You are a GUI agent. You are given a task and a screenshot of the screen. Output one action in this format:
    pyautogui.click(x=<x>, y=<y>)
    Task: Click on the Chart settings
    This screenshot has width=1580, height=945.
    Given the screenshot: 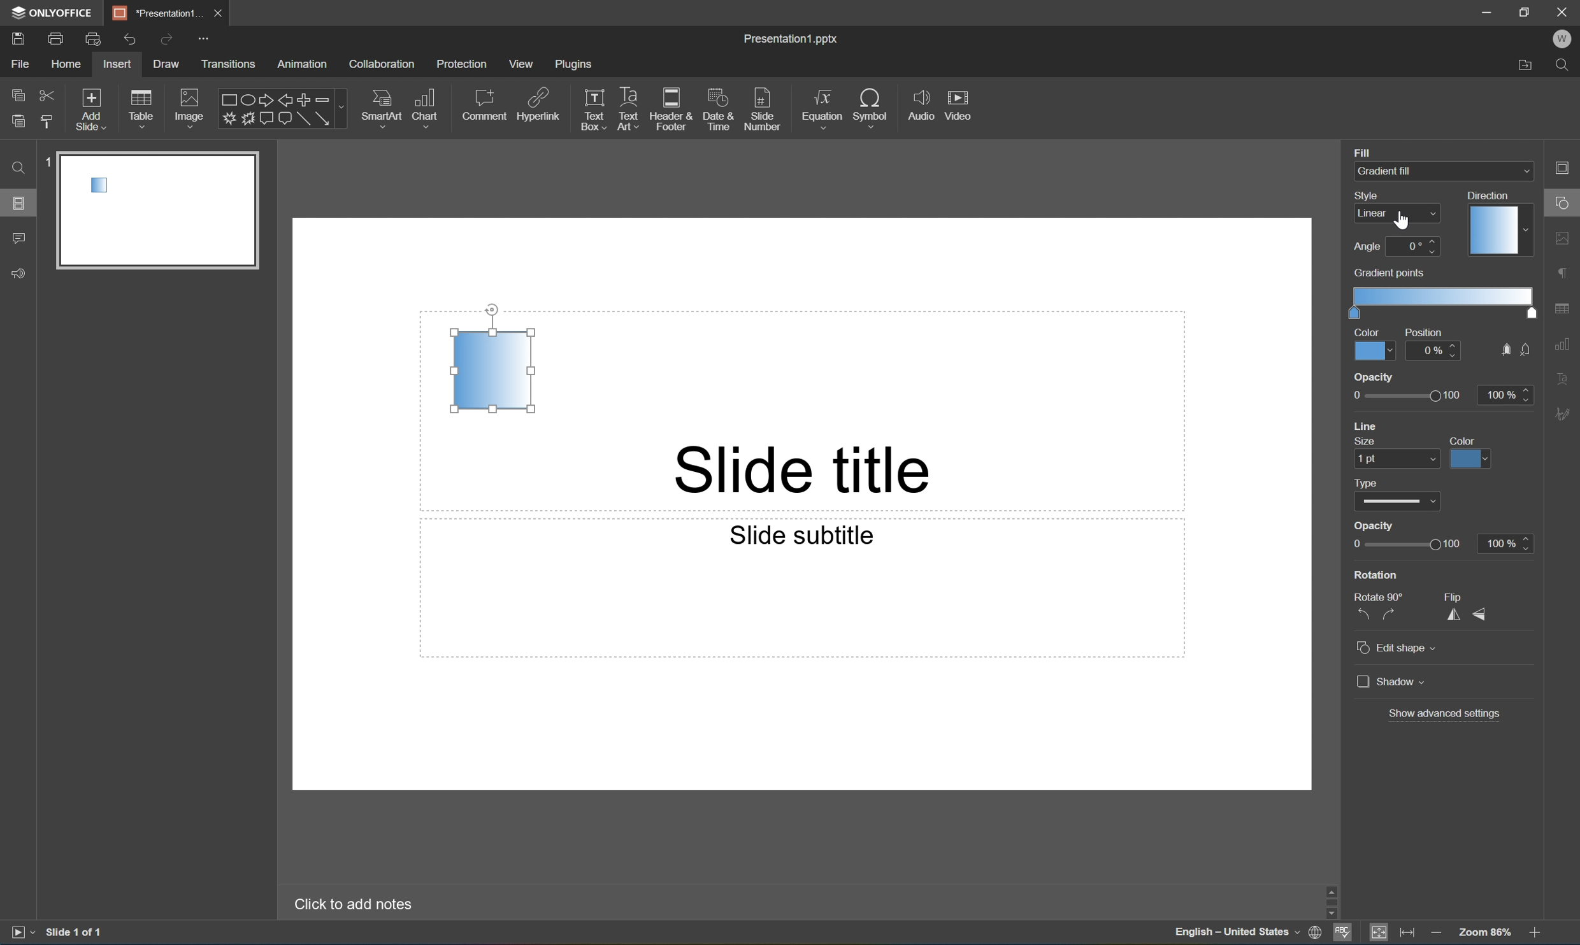 What is the action you would take?
    pyautogui.click(x=1565, y=345)
    